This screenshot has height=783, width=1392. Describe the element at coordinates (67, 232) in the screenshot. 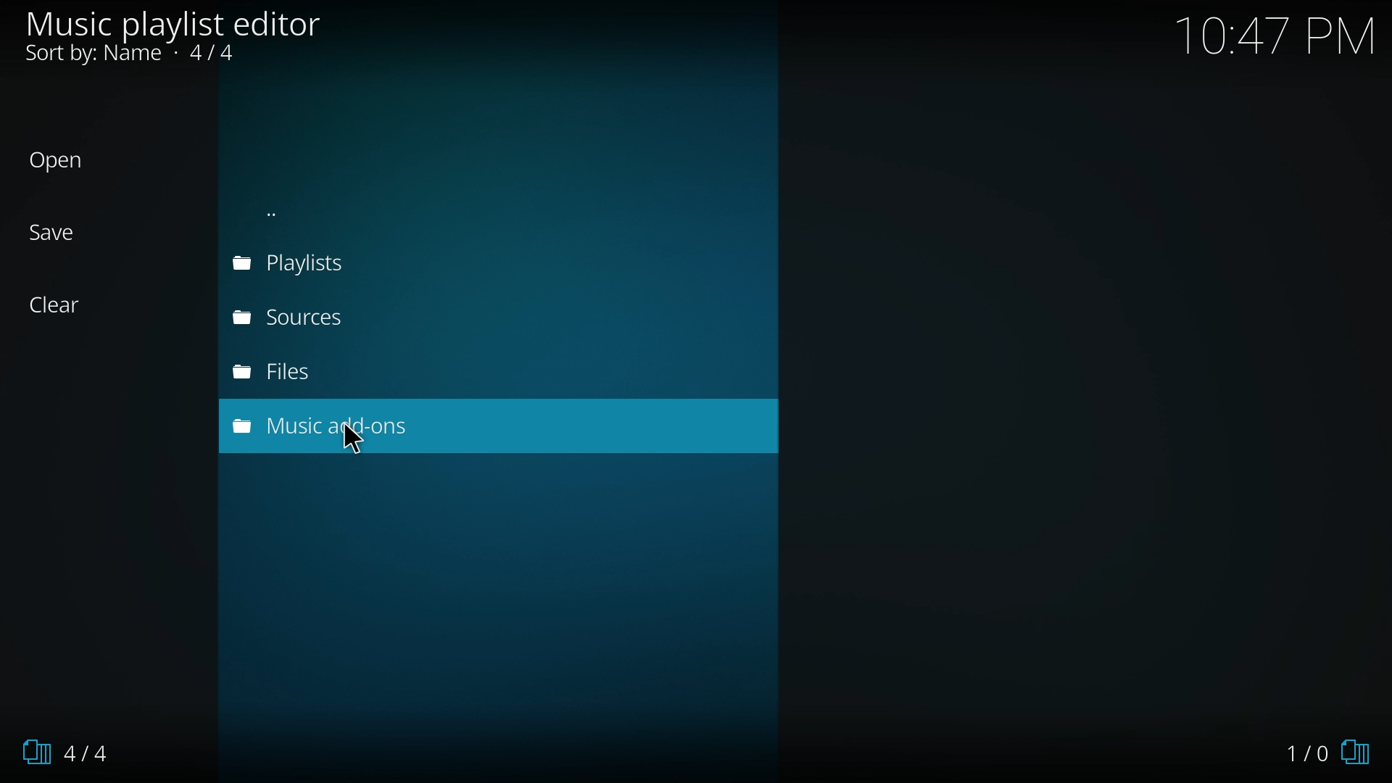

I see `Save` at that location.